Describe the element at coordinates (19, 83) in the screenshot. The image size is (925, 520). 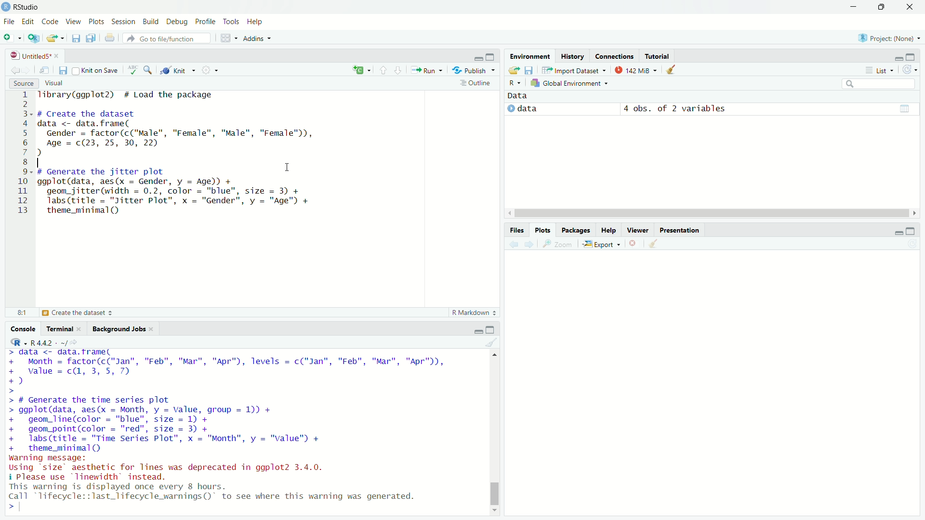
I see `source` at that location.